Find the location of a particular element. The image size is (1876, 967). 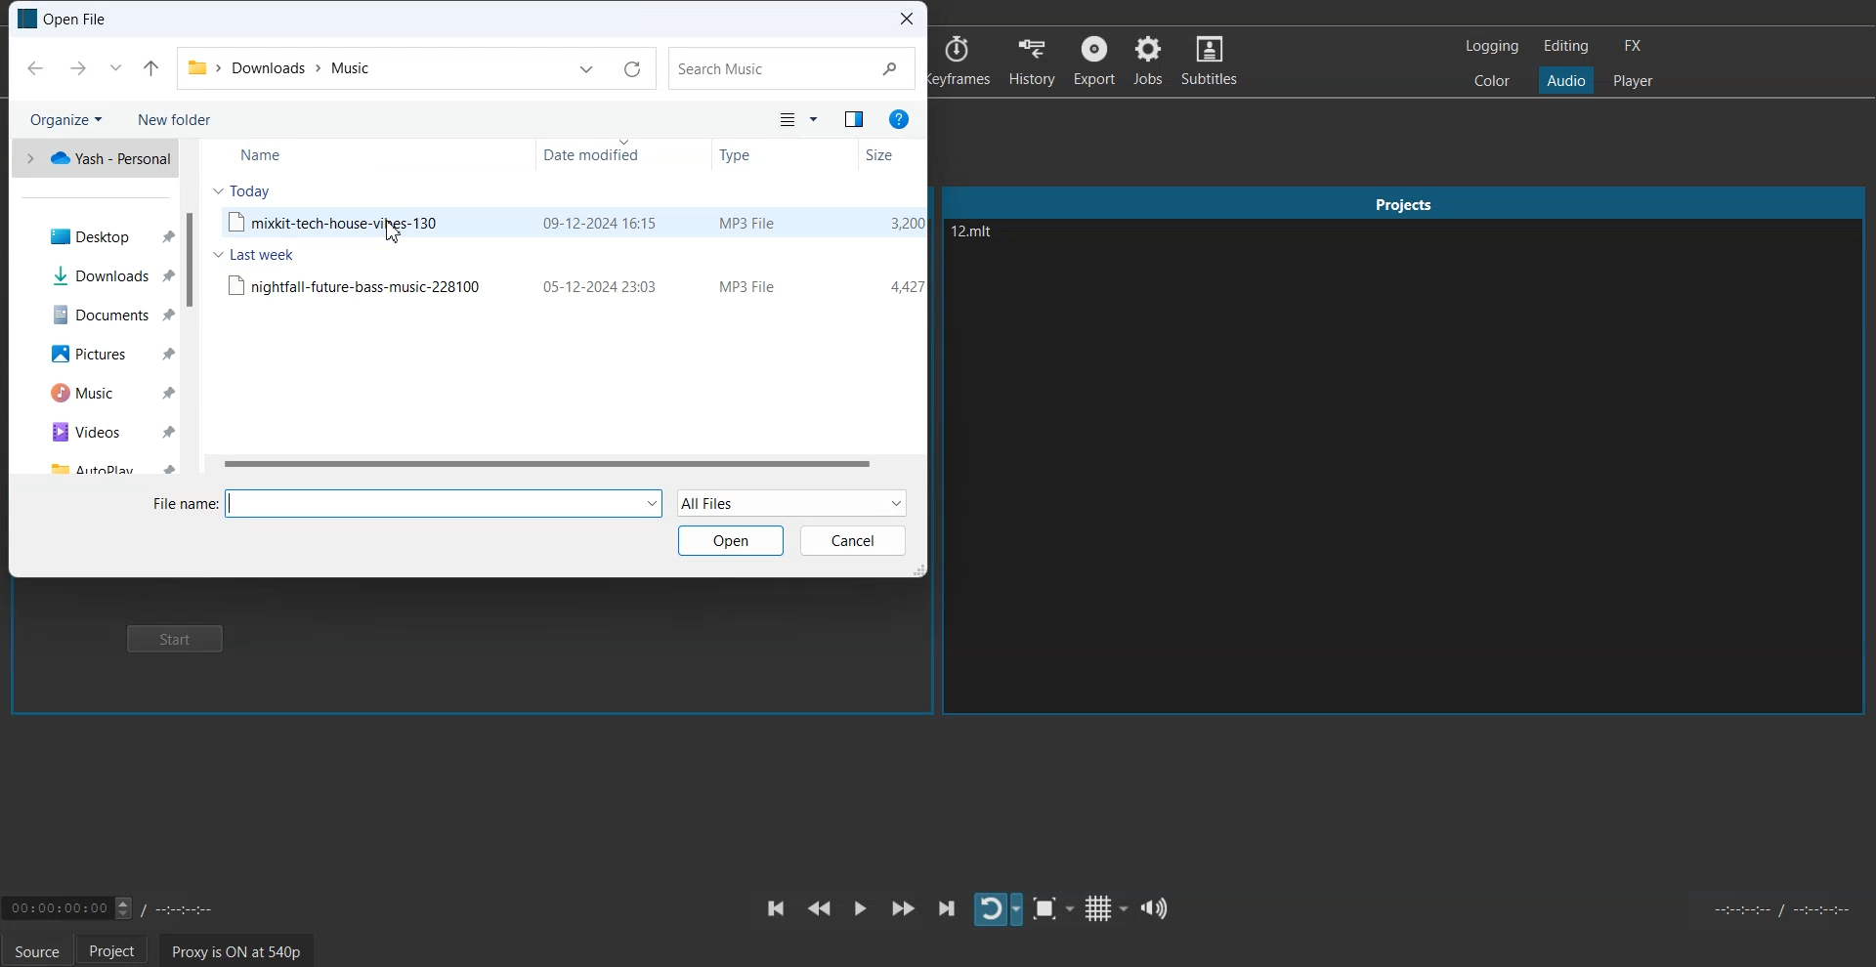

Player is located at coordinates (1633, 79).